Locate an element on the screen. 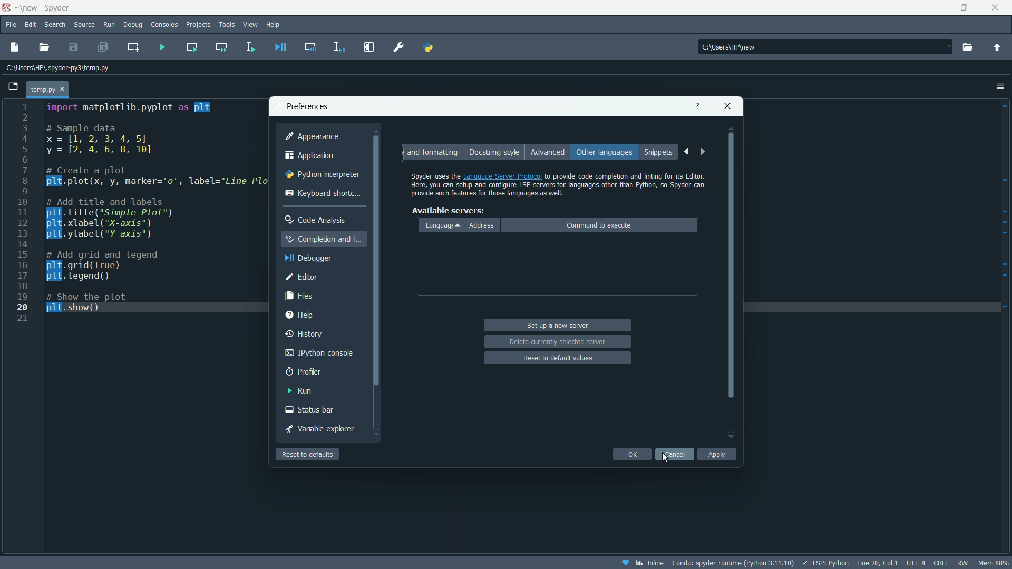  run current cell is located at coordinates (191, 46).